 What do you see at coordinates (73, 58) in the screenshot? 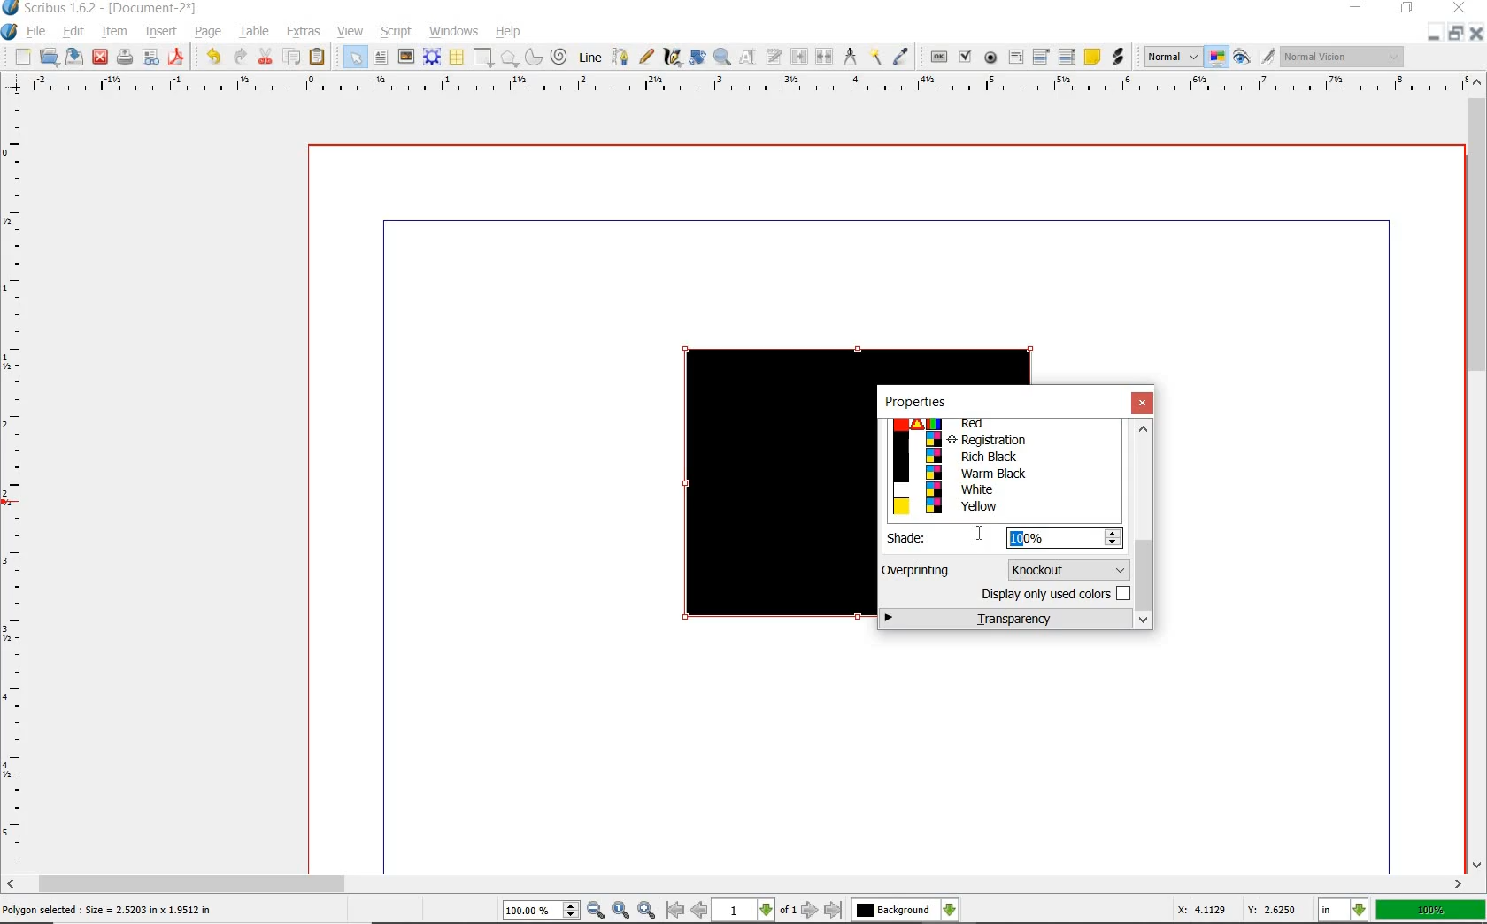
I see `save` at bounding box center [73, 58].